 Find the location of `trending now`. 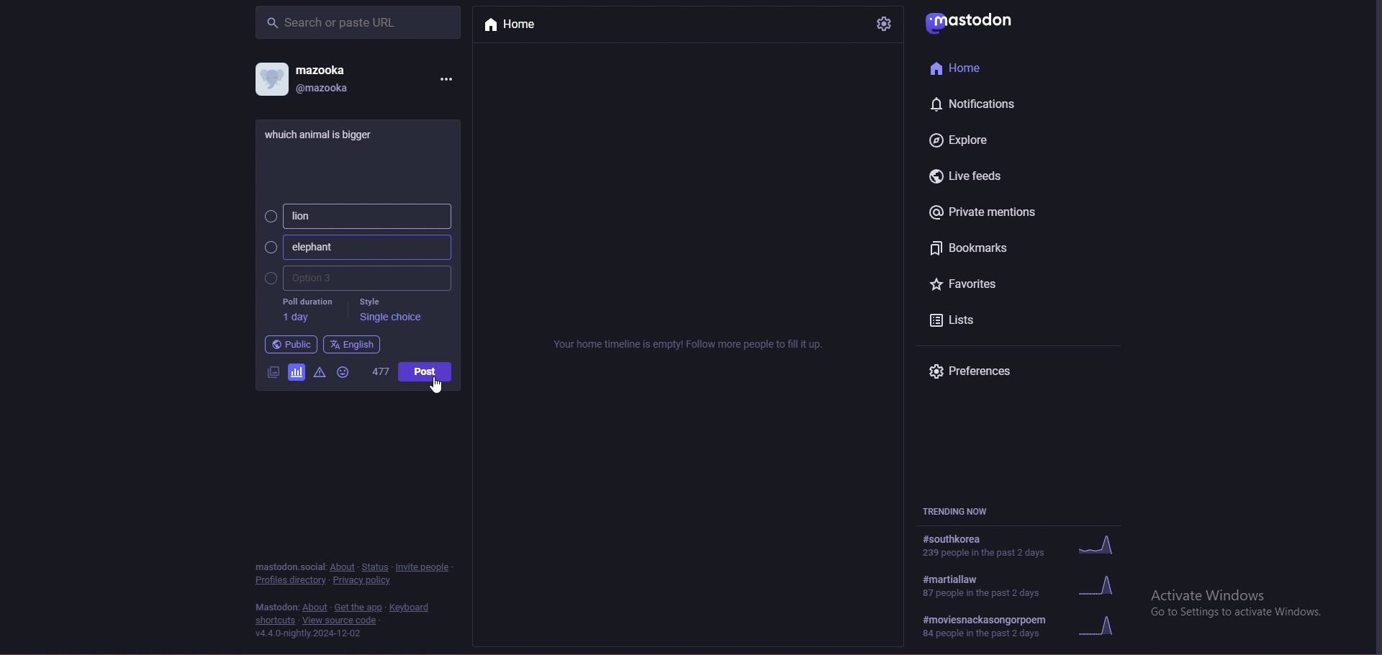

trending now is located at coordinates (967, 512).